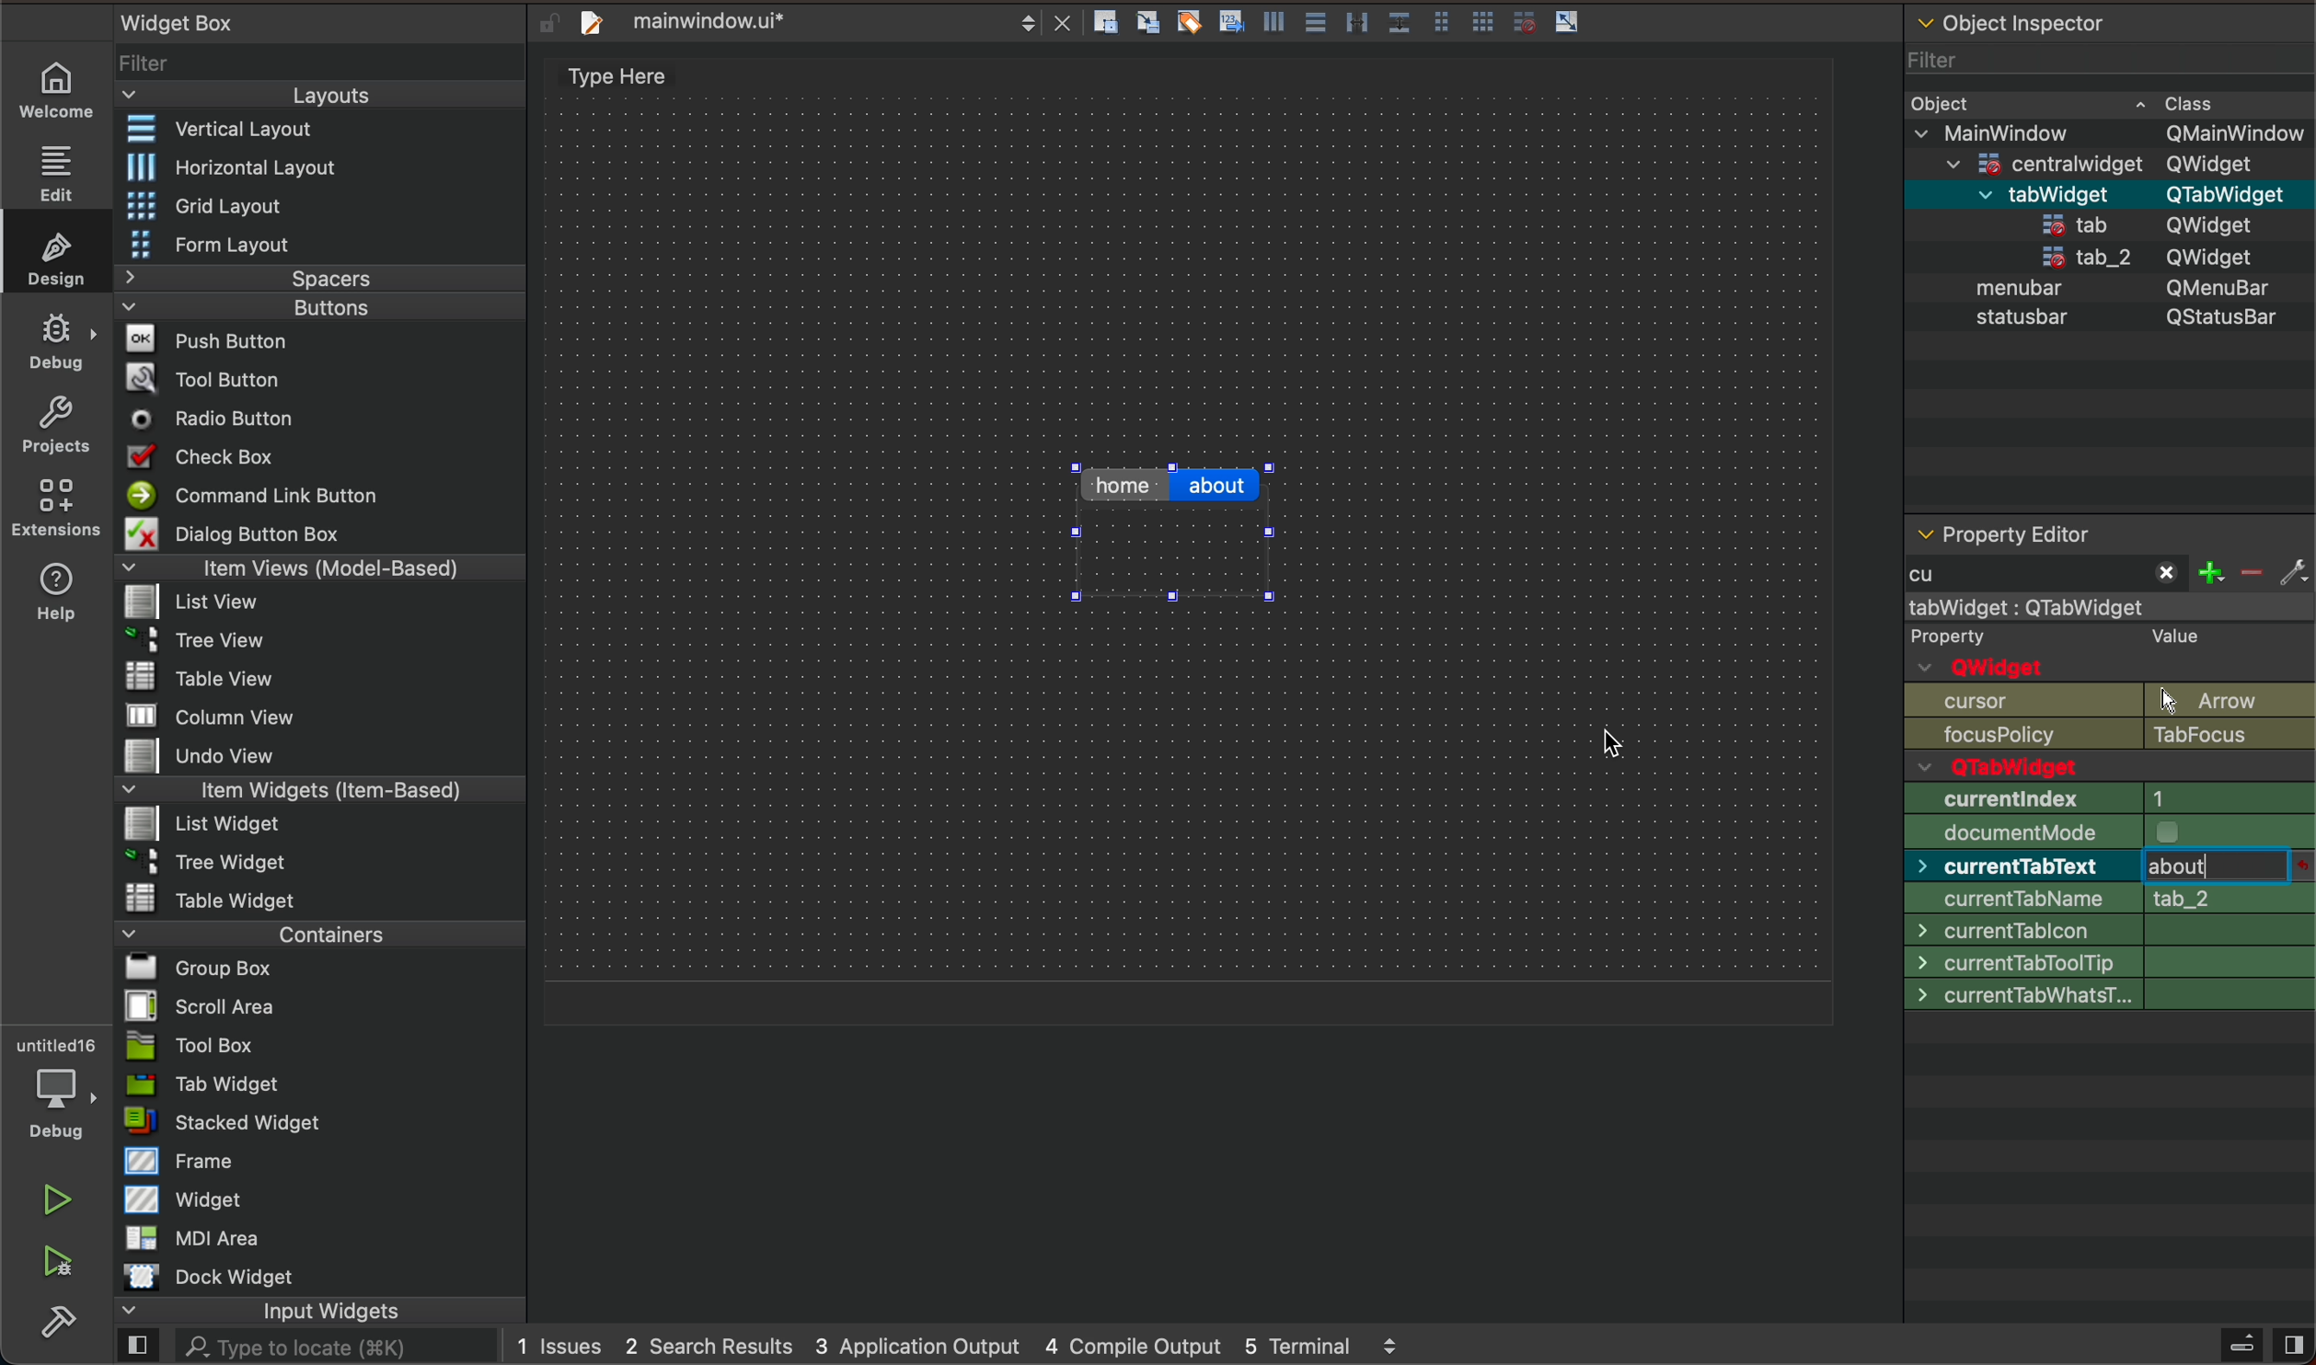 The height and width of the screenshot is (1365, 2316). I want to click on typed cu, so click(2045, 575).